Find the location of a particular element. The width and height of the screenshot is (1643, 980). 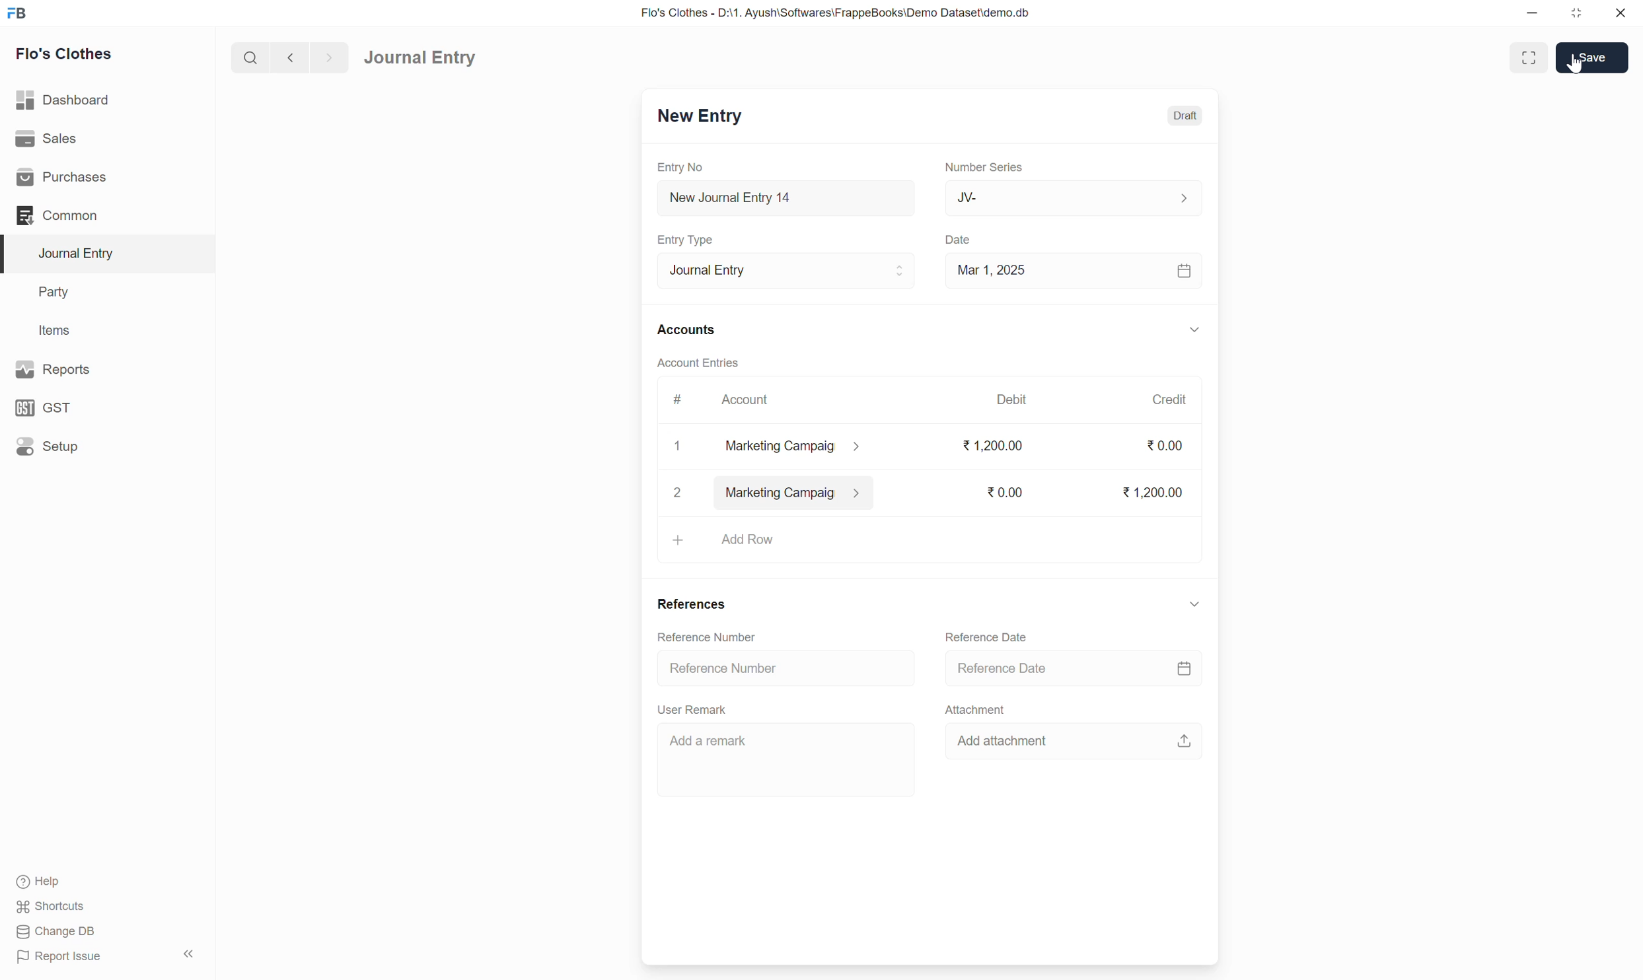

JV- is located at coordinates (1074, 197).